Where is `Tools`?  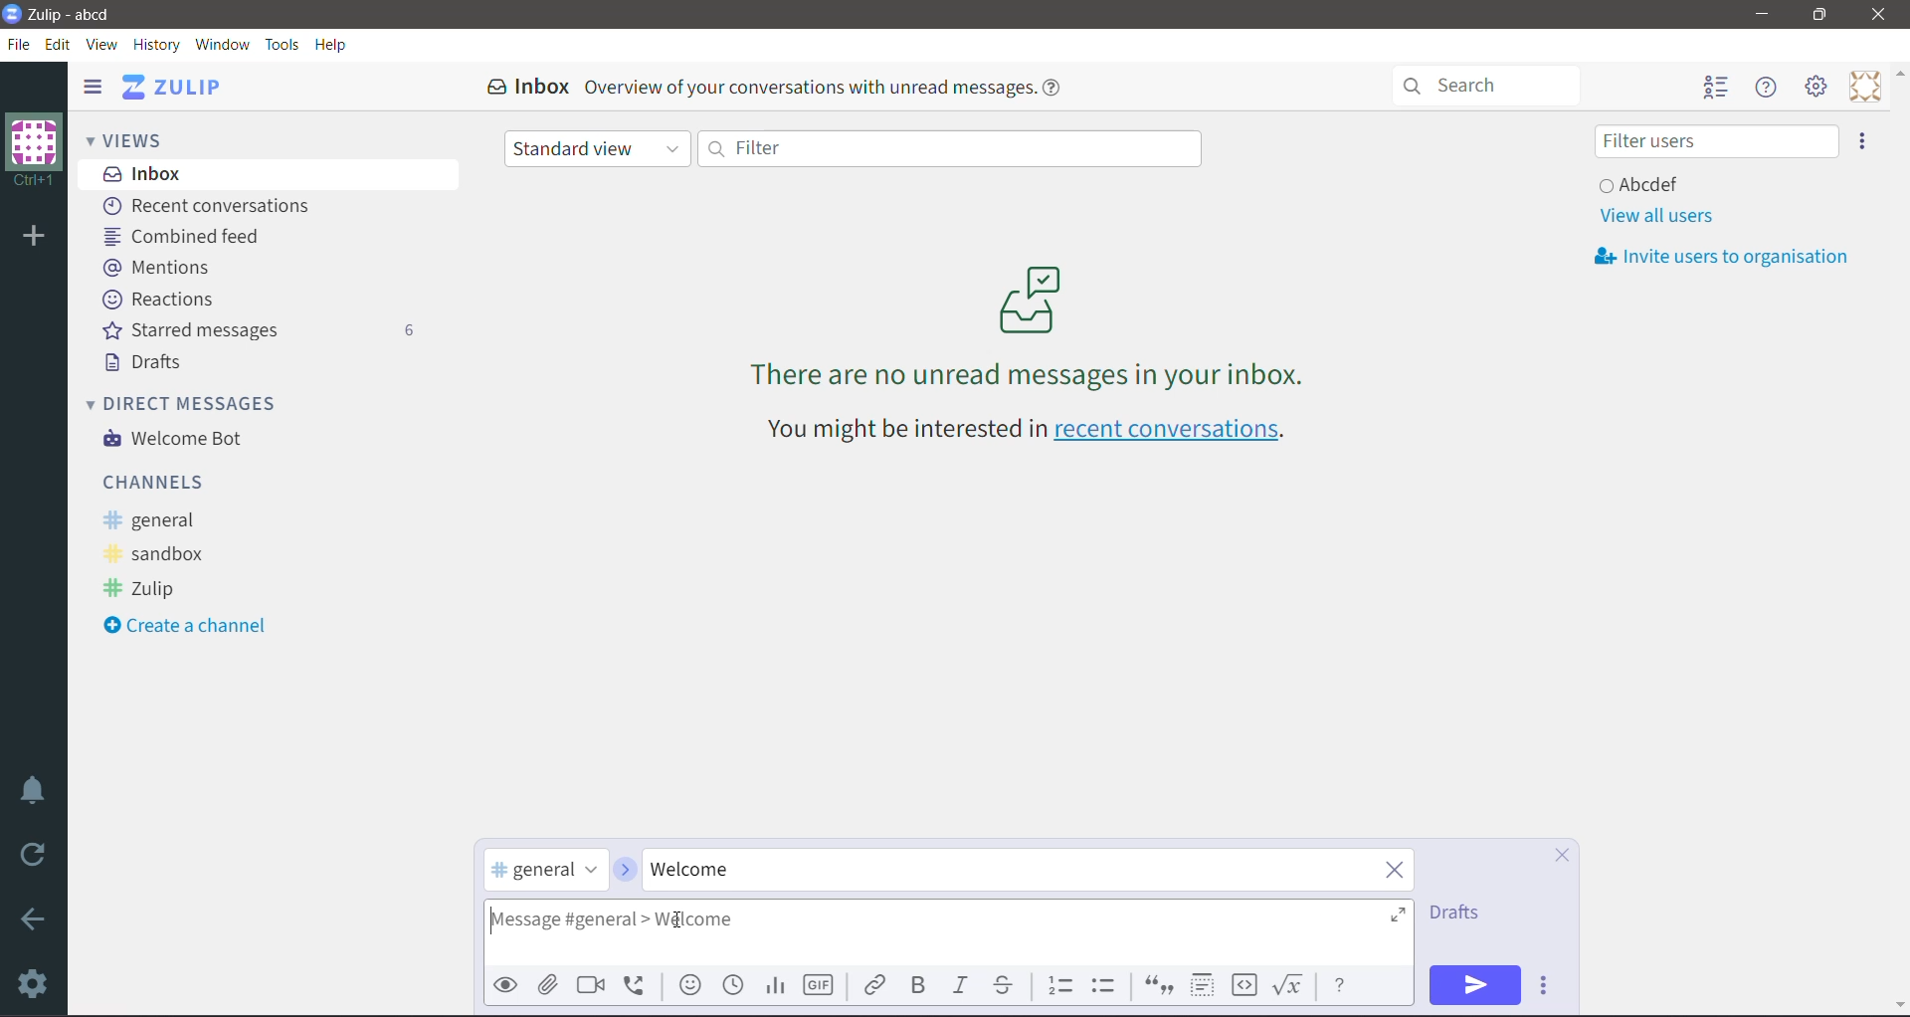
Tools is located at coordinates (283, 45).